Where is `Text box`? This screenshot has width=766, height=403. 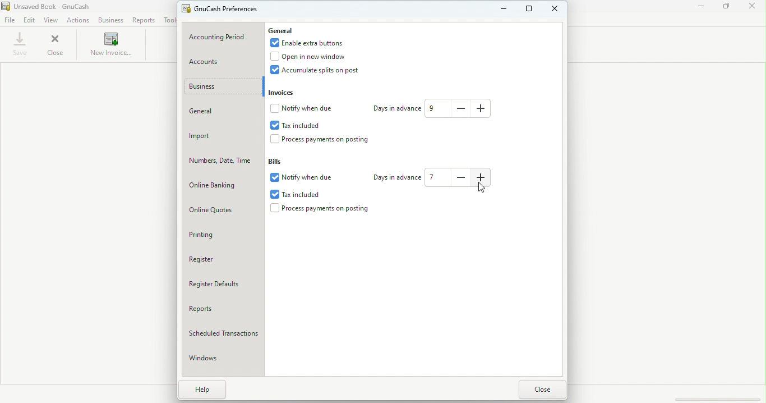
Text box is located at coordinates (437, 108).